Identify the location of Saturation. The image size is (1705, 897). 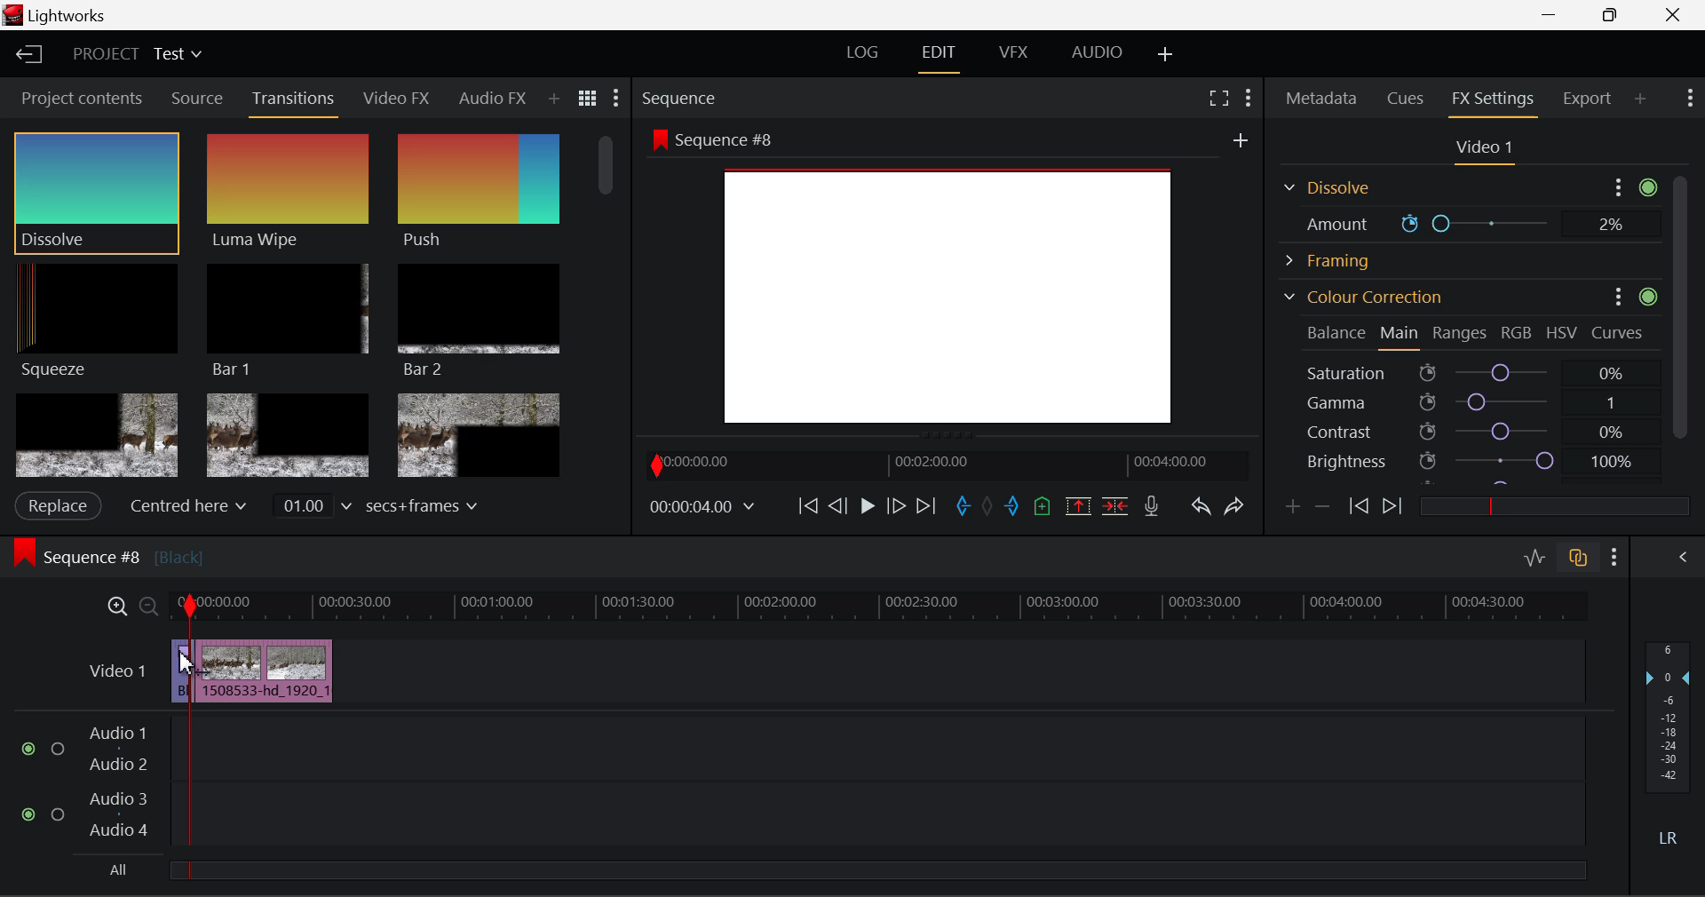
(1470, 372).